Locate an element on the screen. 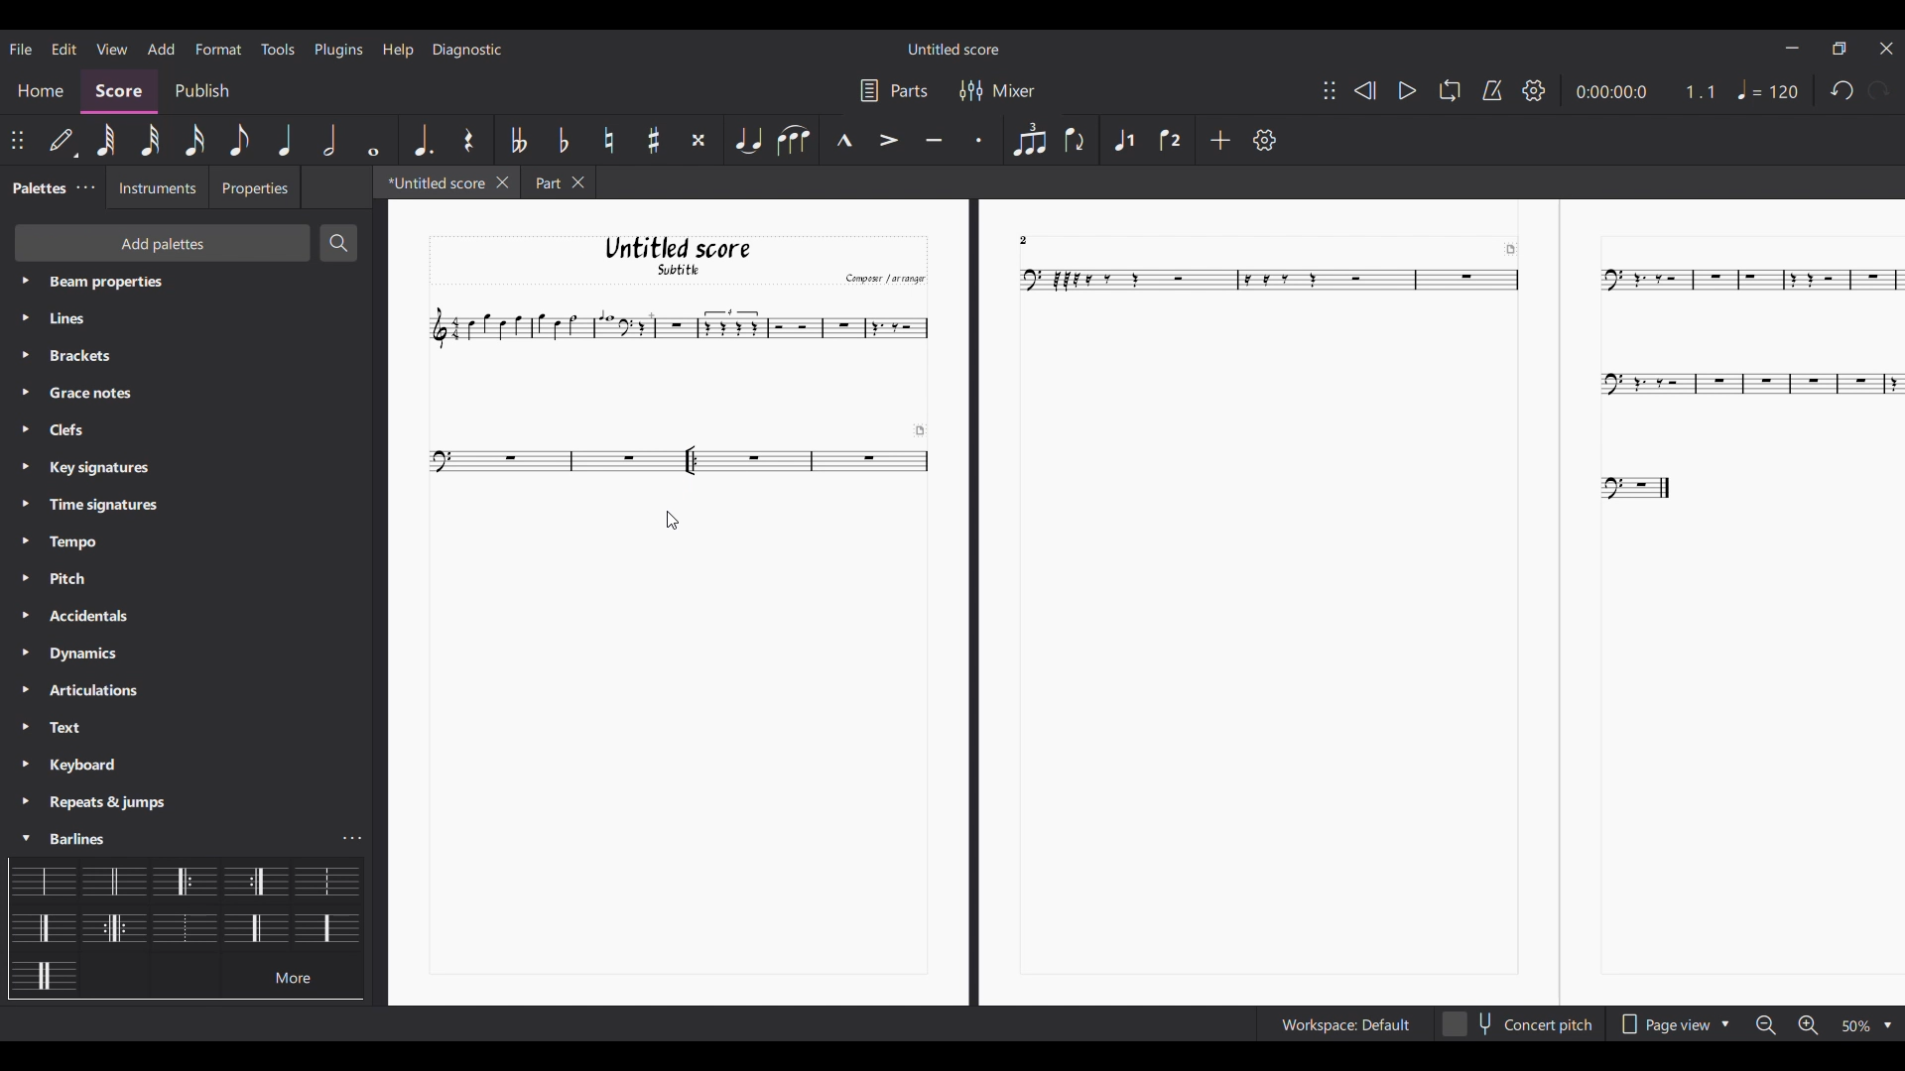 The width and height of the screenshot is (1905, 1071). Palette settings is located at coordinates (71, 615).